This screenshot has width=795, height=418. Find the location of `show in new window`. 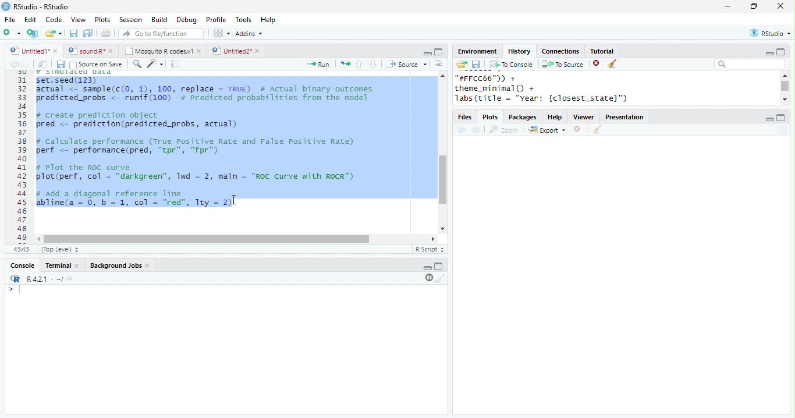

show in new window is located at coordinates (44, 64).